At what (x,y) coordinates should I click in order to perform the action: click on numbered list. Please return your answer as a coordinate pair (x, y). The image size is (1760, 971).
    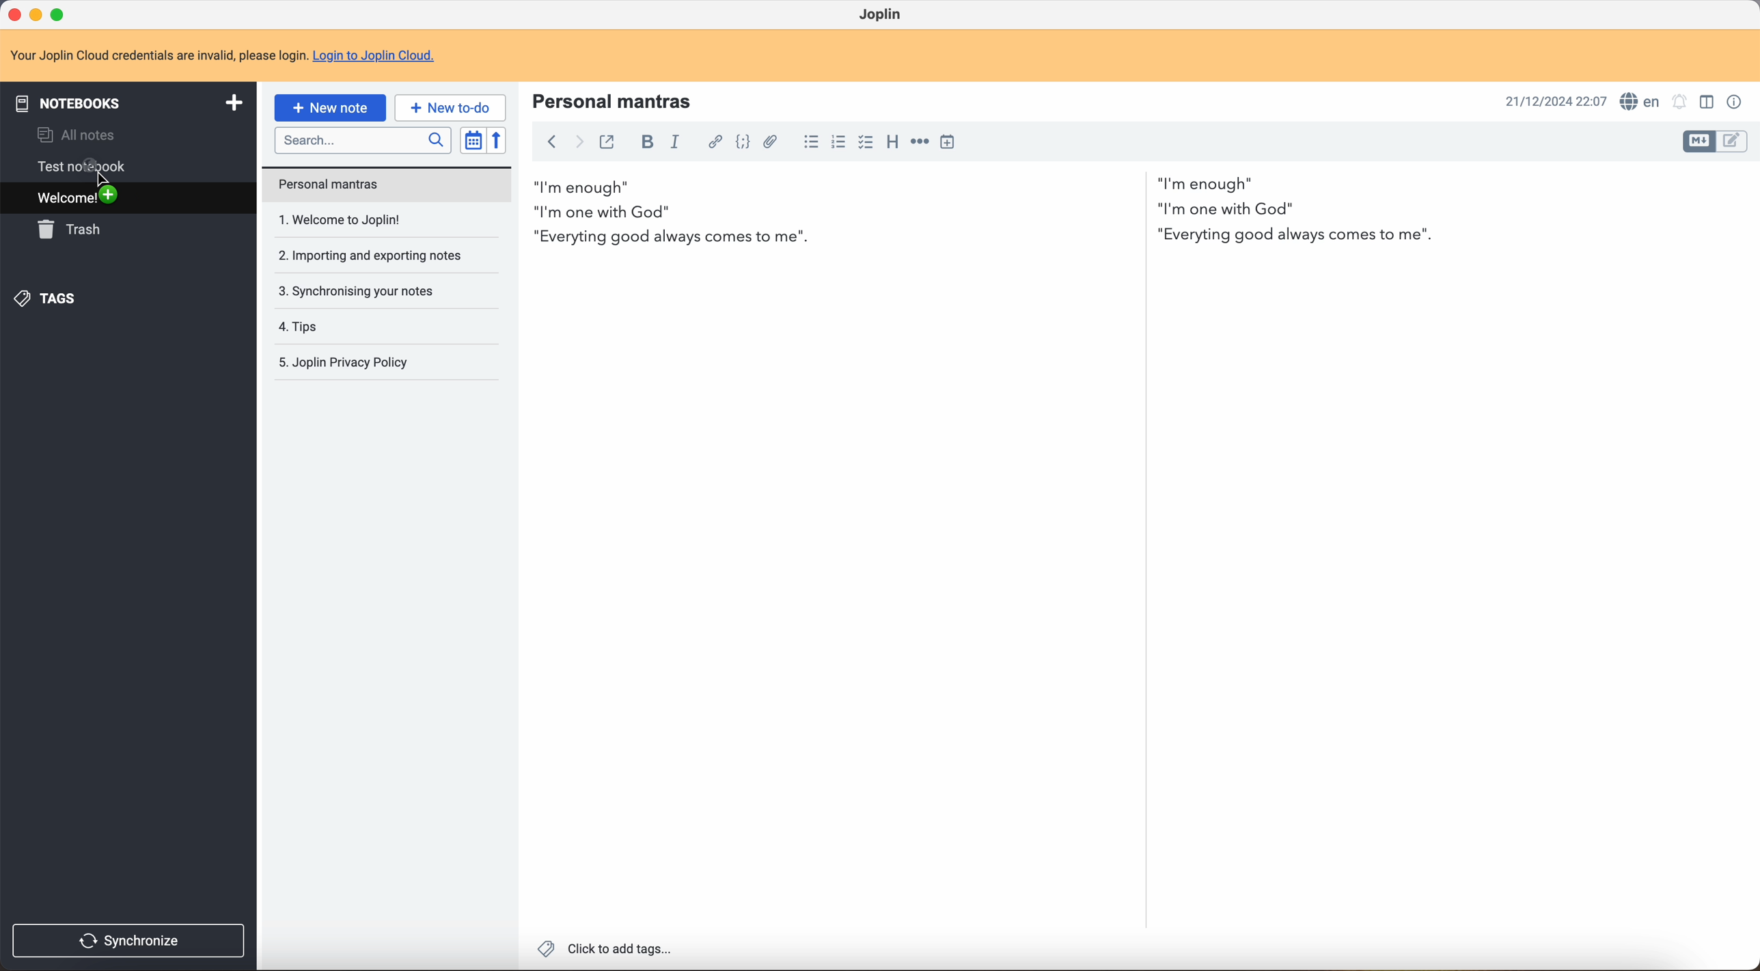
    Looking at the image, I should click on (840, 141).